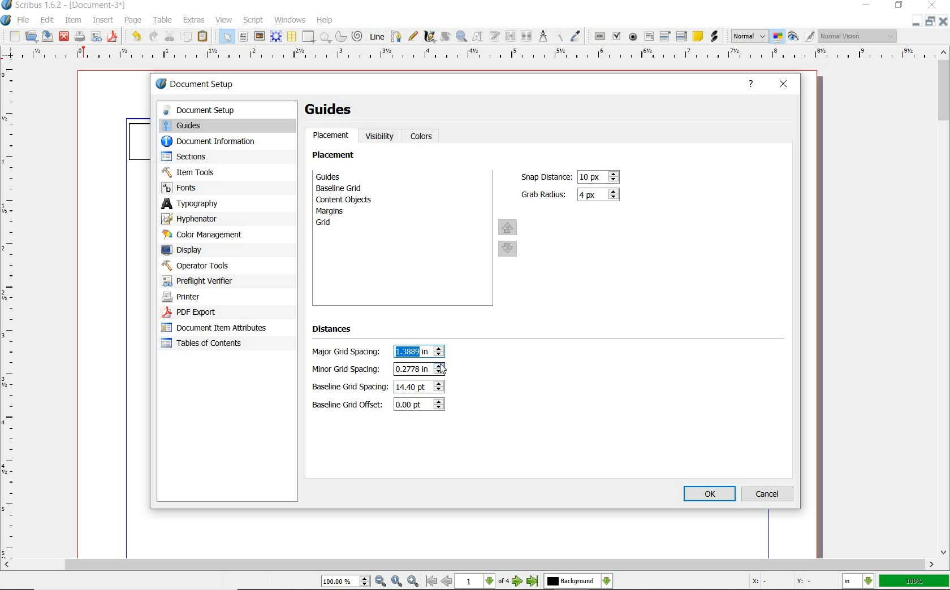 The image size is (950, 590). What do you see at coordinates (357, 36) in the screenshot?
I see `spiral` at bounding box center [357, 36].